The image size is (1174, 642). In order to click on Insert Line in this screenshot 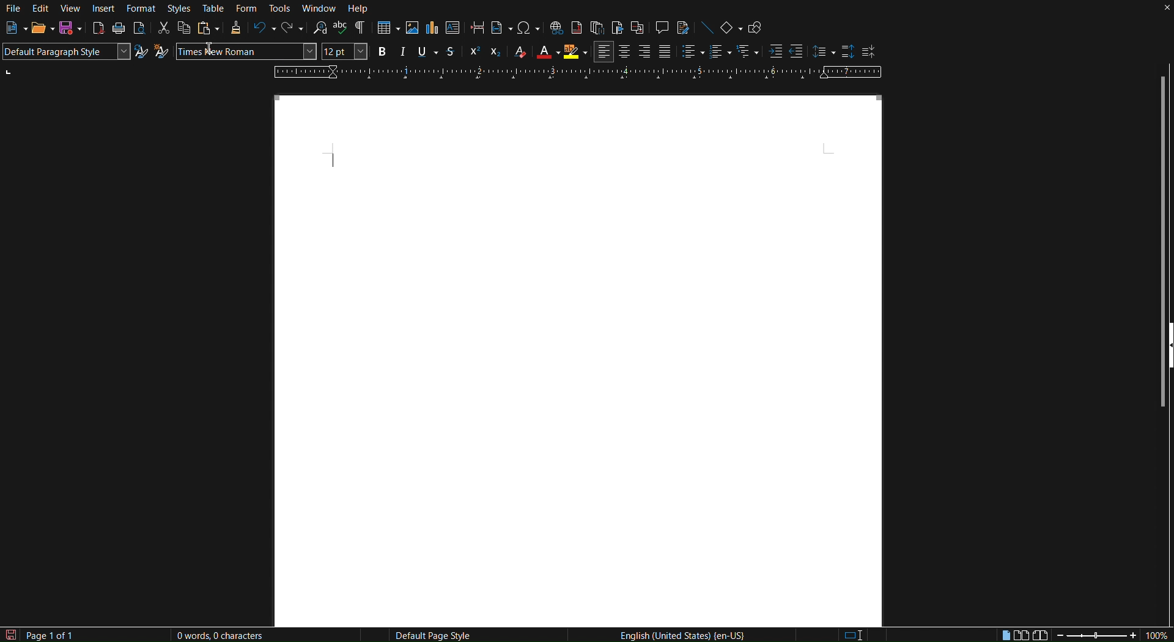, I will do `click(707, 30)`.